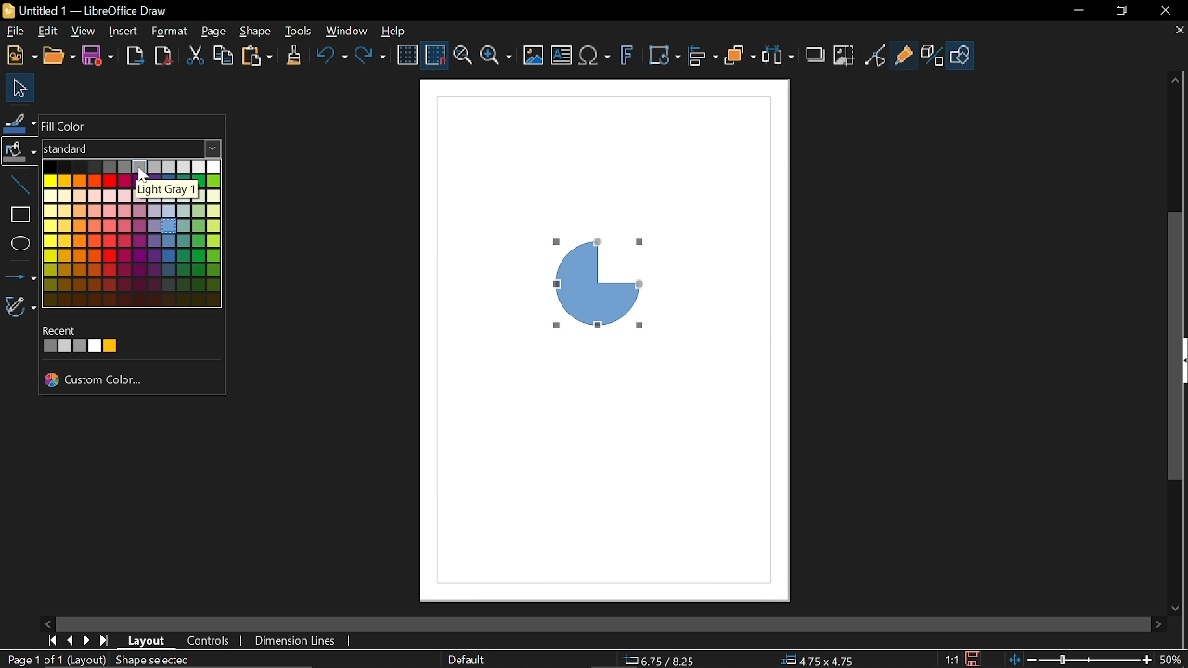 This screenshot has height=668, width=1188. What do you see at coordinates (88, 340) in the screenshot?
I see `Recent` at bounding box center [88, 340].